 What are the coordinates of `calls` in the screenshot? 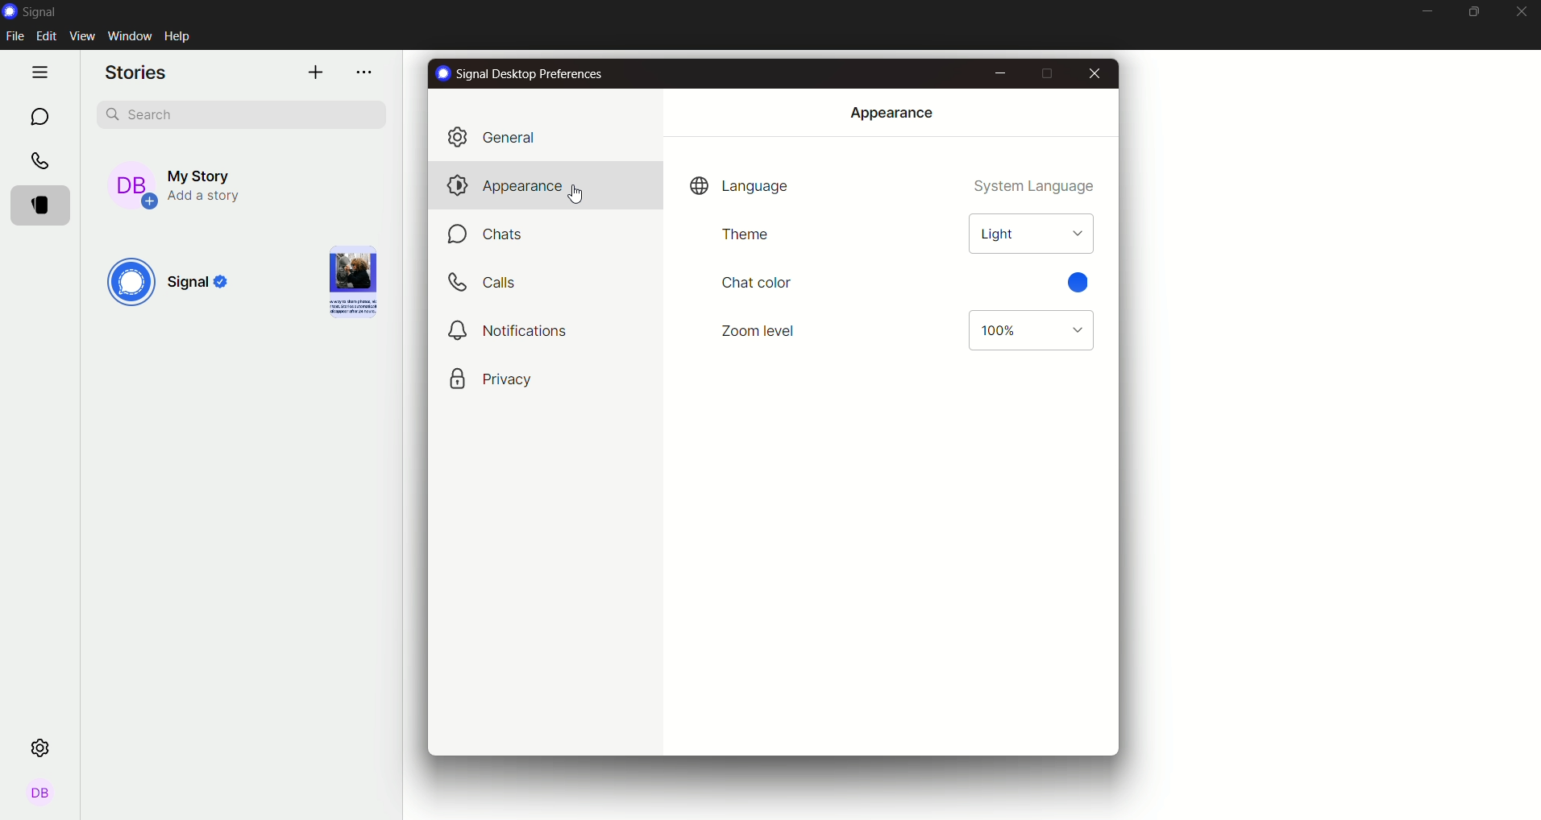 It's located at (487, 283).